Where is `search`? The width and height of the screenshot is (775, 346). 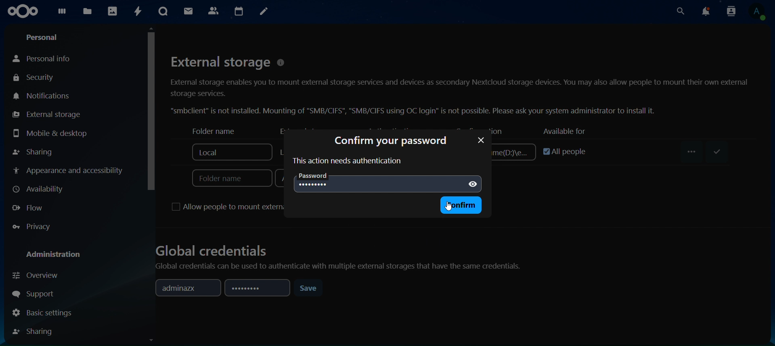
search is located at coordinates (680, 11).